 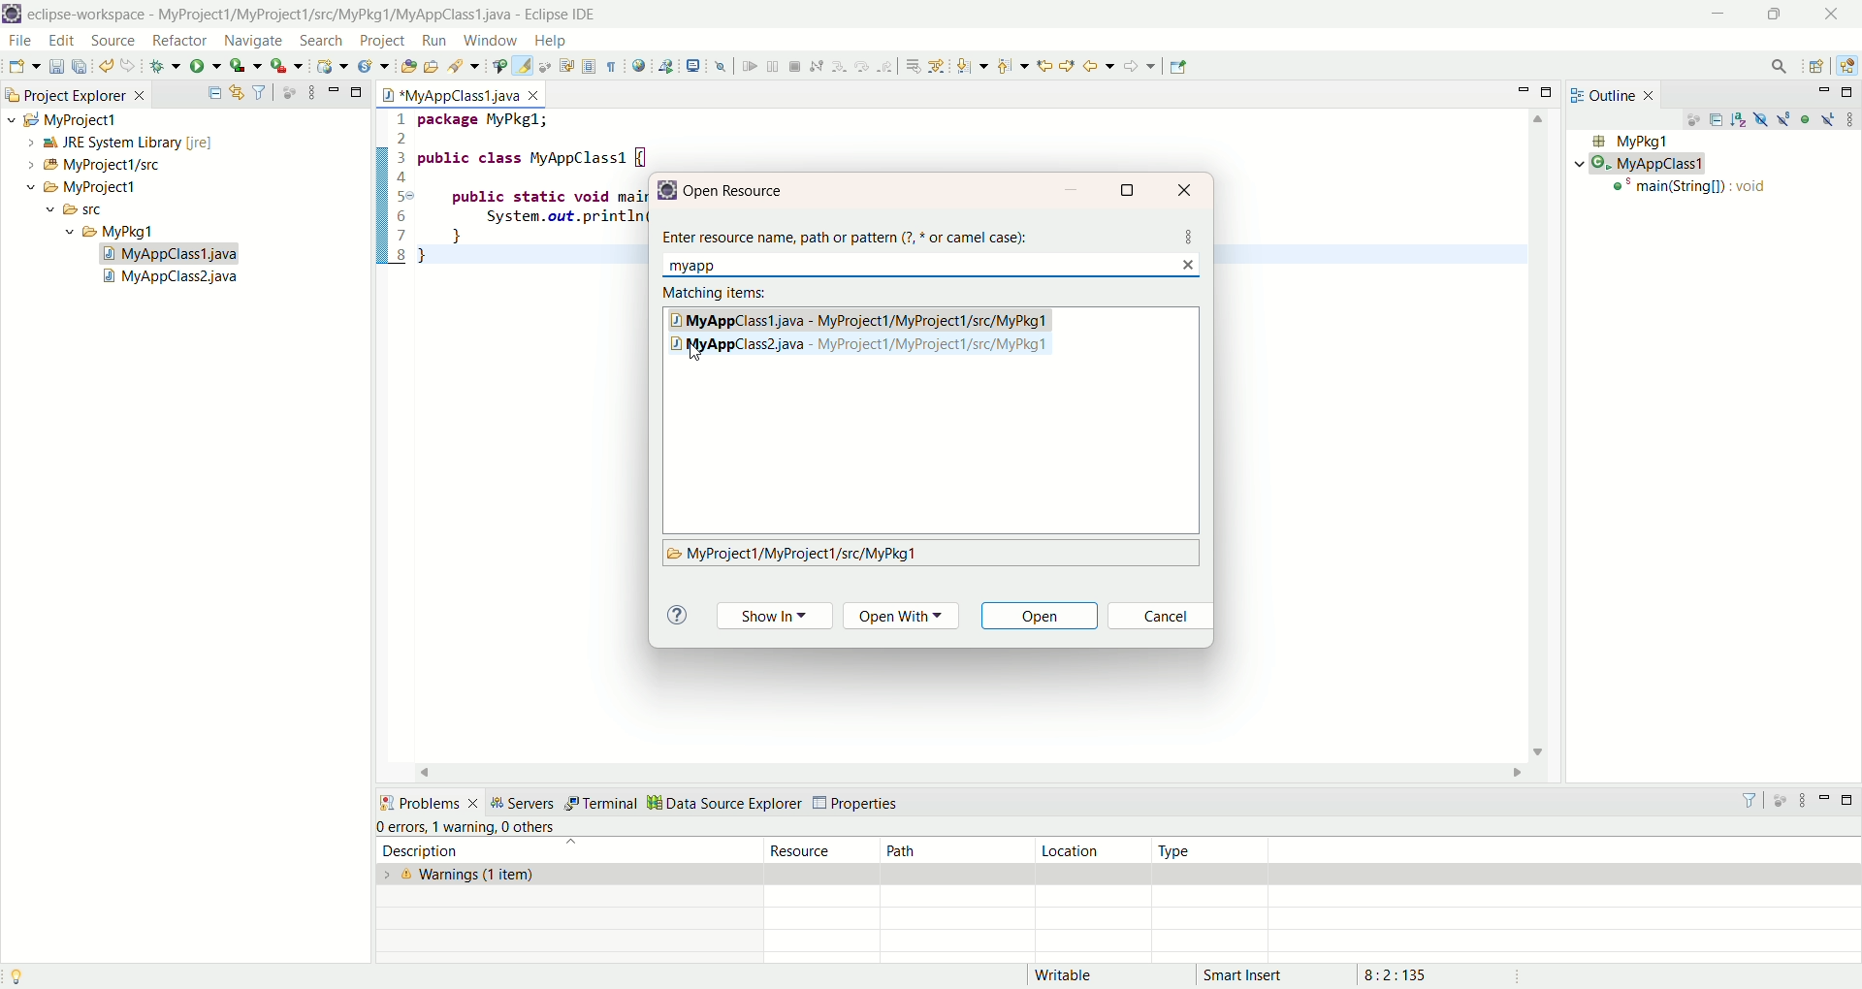 What do you see at coordinates (557, 850) in the screenshot?
I see `description` at bounding box center [557, 850].